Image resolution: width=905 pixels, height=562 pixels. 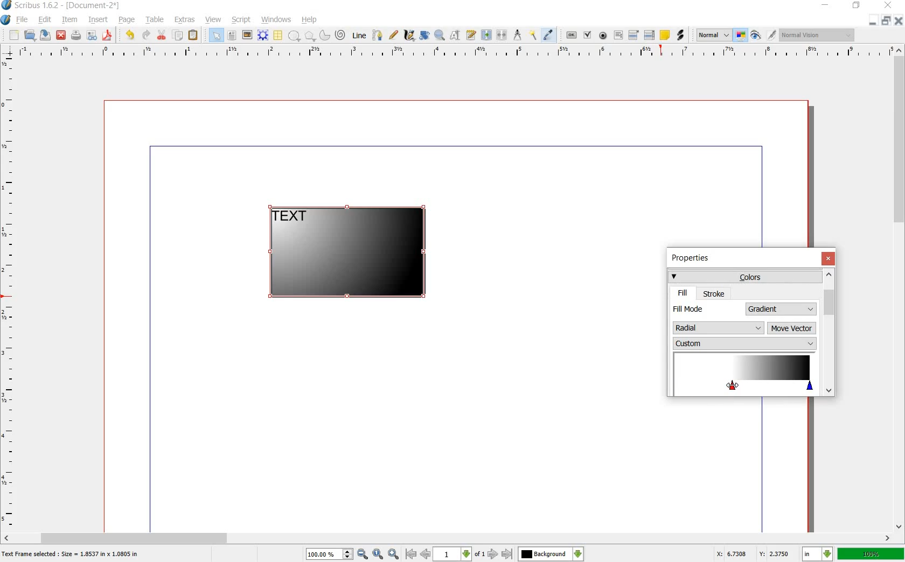 I want to click on pdf push button, so click(x=572, y=34).